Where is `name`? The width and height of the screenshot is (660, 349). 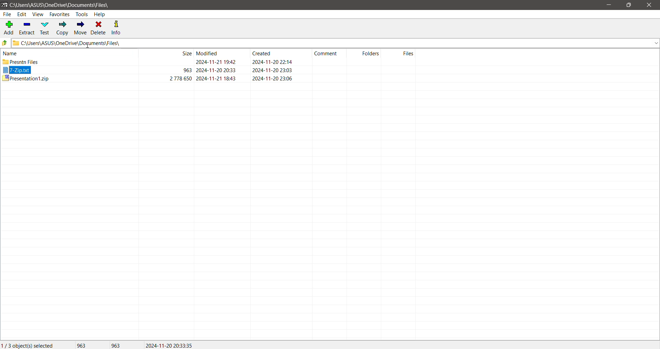 name is located at coordinates (10, 53).